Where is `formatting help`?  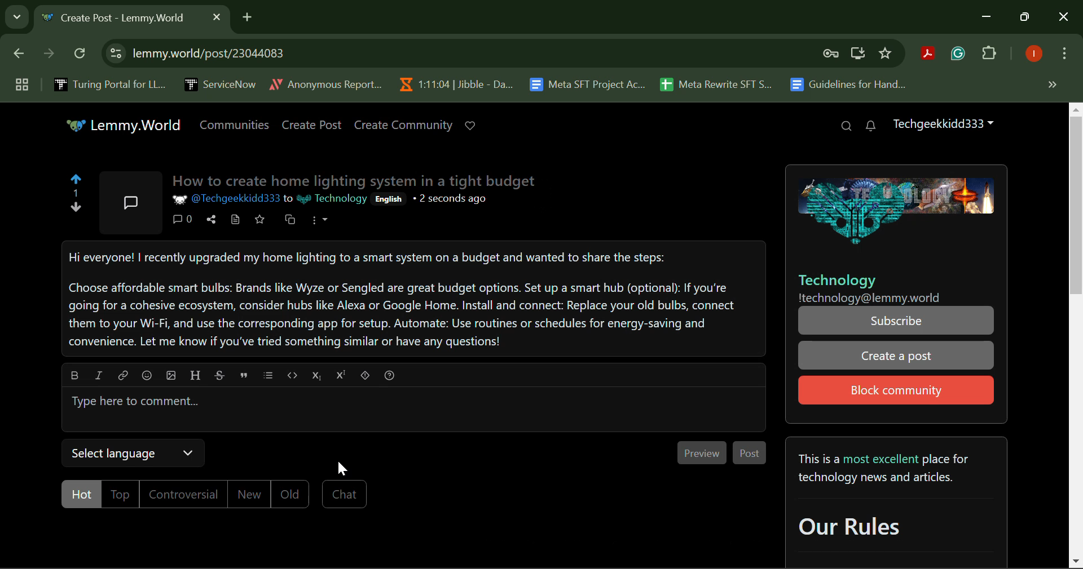 formatting help is located at coordinates (390, 377).